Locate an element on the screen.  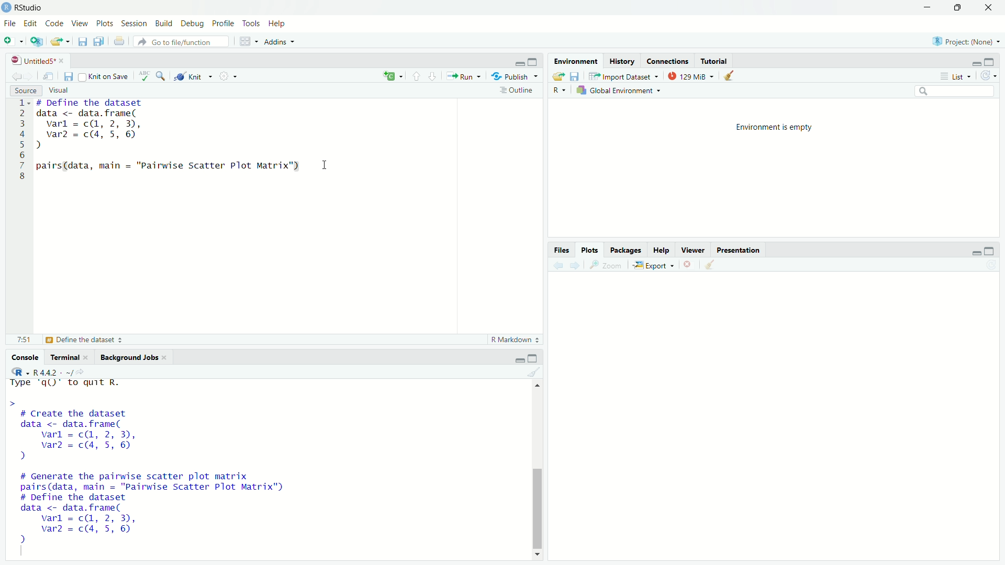
Global Environment is located at coordinates (621, 90).